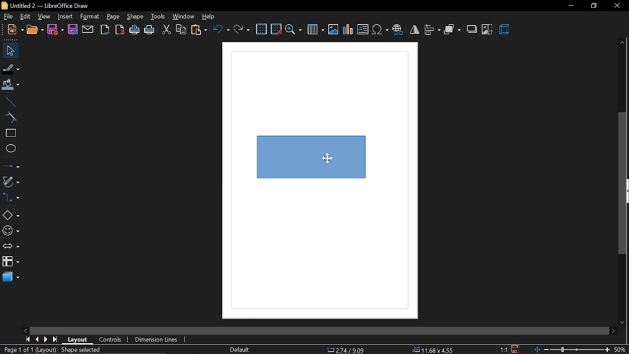 Image resolution: width=629 pixels, height=354 pixels. What do you see at coordinates (25, 330) in the screenshot?
I see `move left` at bounding box center [25, 330].